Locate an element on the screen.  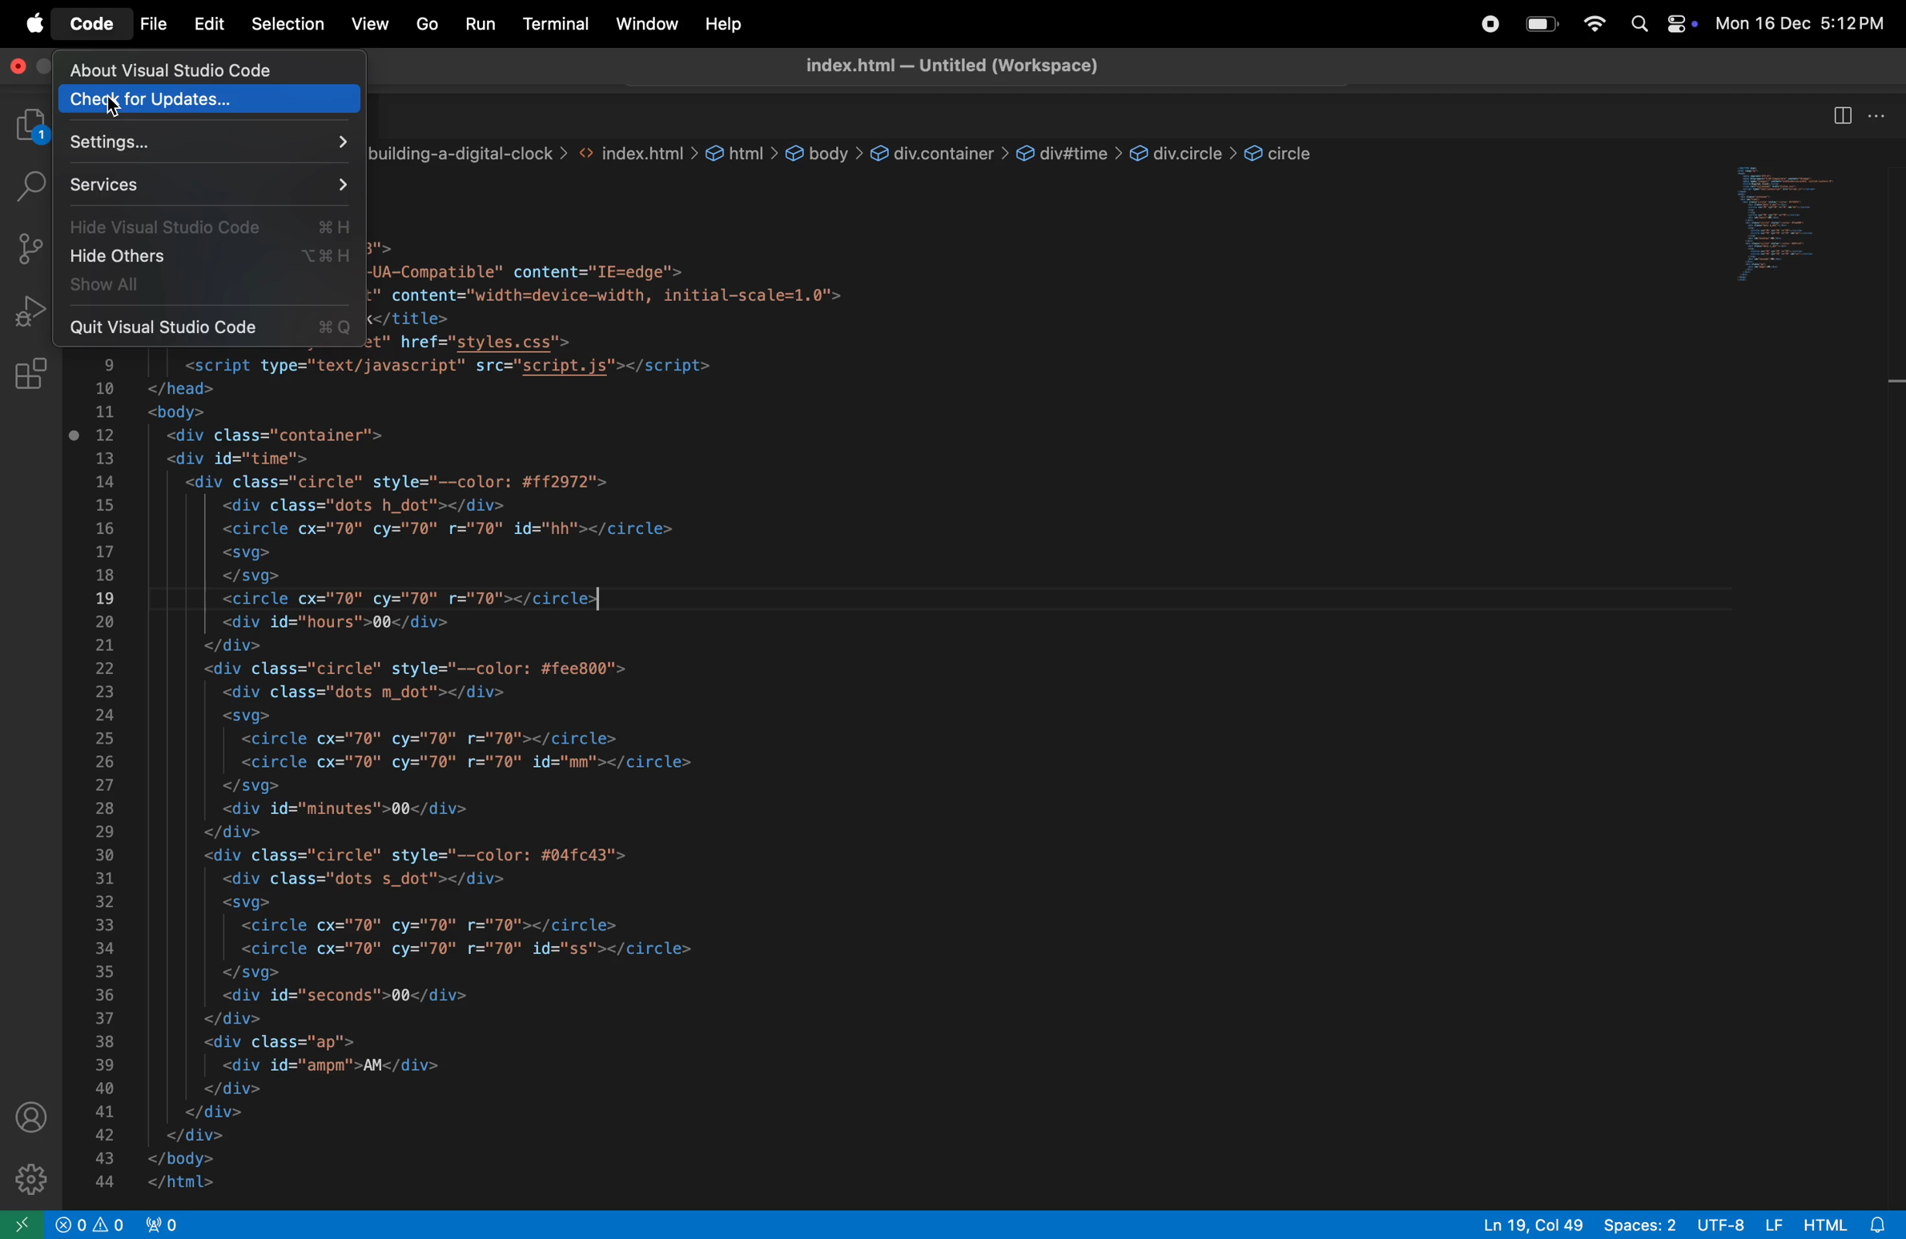
settings is located at coordinates (31, 1175).